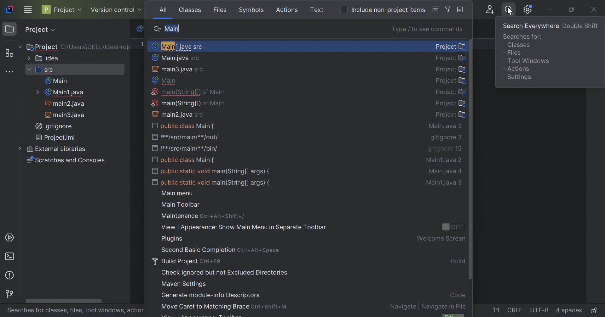  What do you see at coordinates (523, 38) in the screenshot?
I see `Searches for:` at bounding box center [523, 38].